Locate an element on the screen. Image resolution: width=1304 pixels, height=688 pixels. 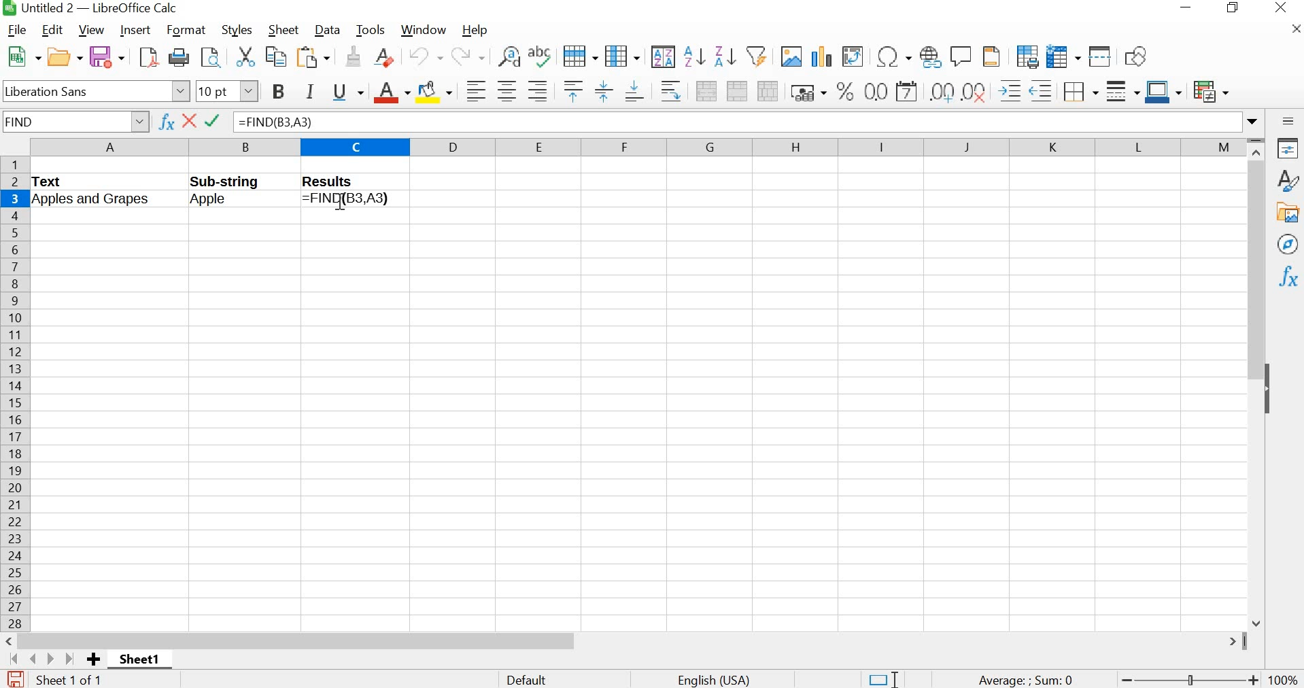
functions is located at coordinates (1289, 276).